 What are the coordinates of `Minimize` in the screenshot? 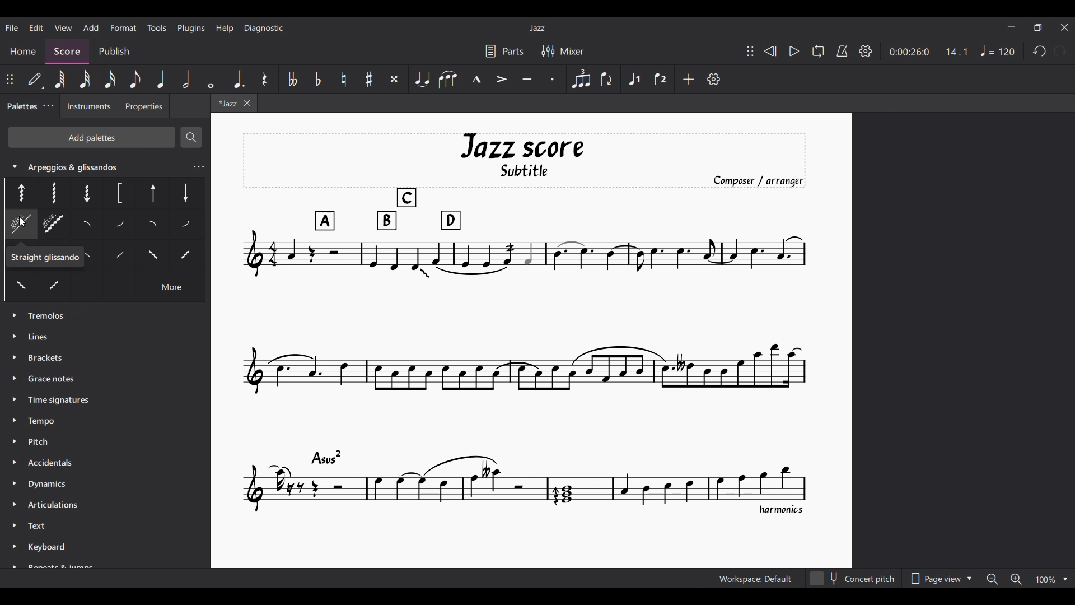 It's located at (1011, 27).